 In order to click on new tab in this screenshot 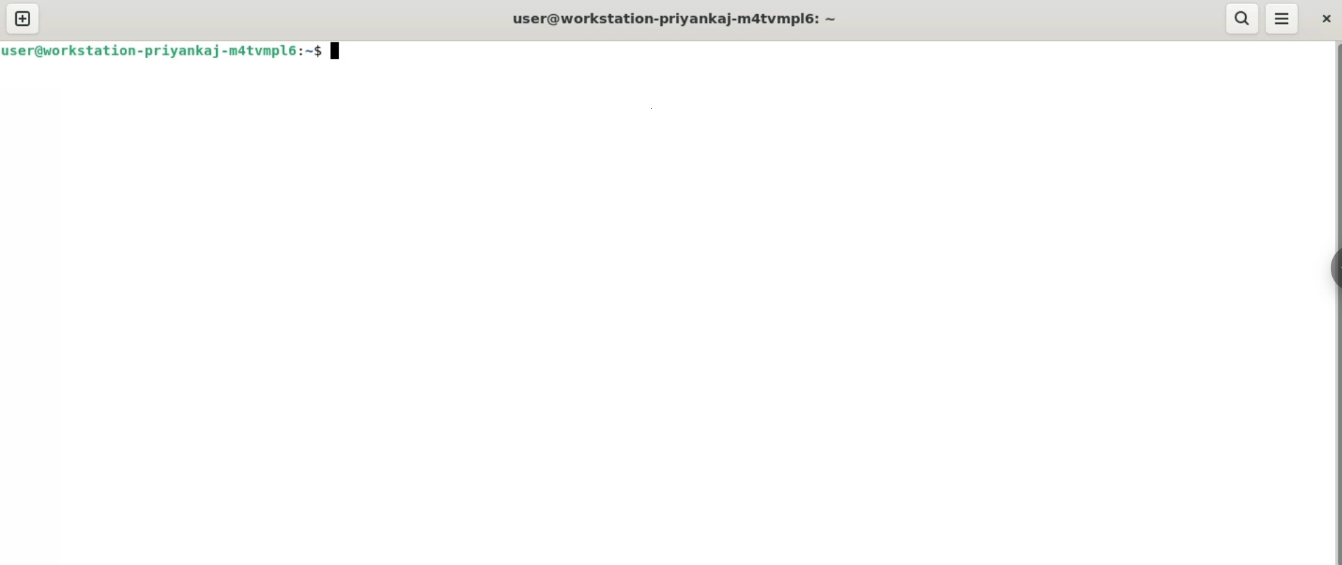, I will do `click(24, 19)`.